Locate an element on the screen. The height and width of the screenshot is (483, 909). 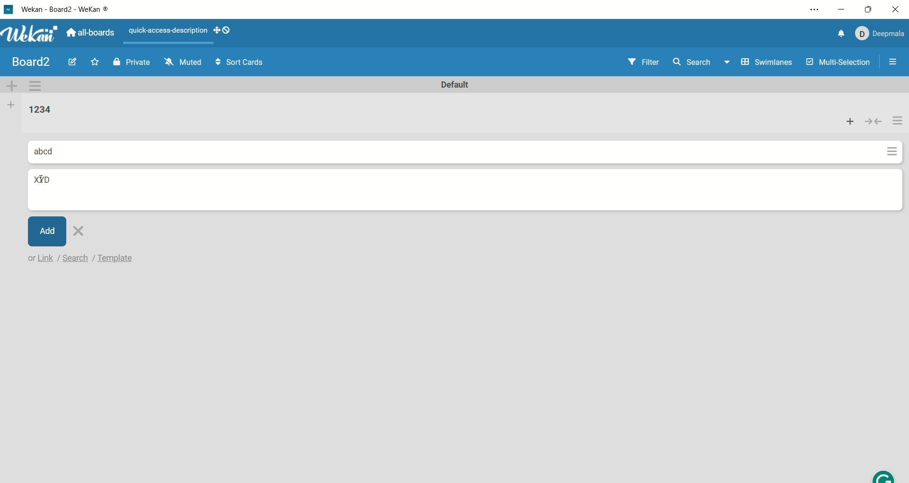
swimlane action is located at coordinates (39, 85).